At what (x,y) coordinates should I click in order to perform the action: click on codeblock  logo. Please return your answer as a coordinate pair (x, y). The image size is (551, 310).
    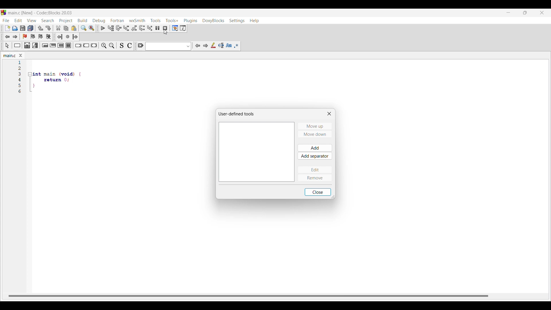
    Looking at the image, I should click on (3, 13).